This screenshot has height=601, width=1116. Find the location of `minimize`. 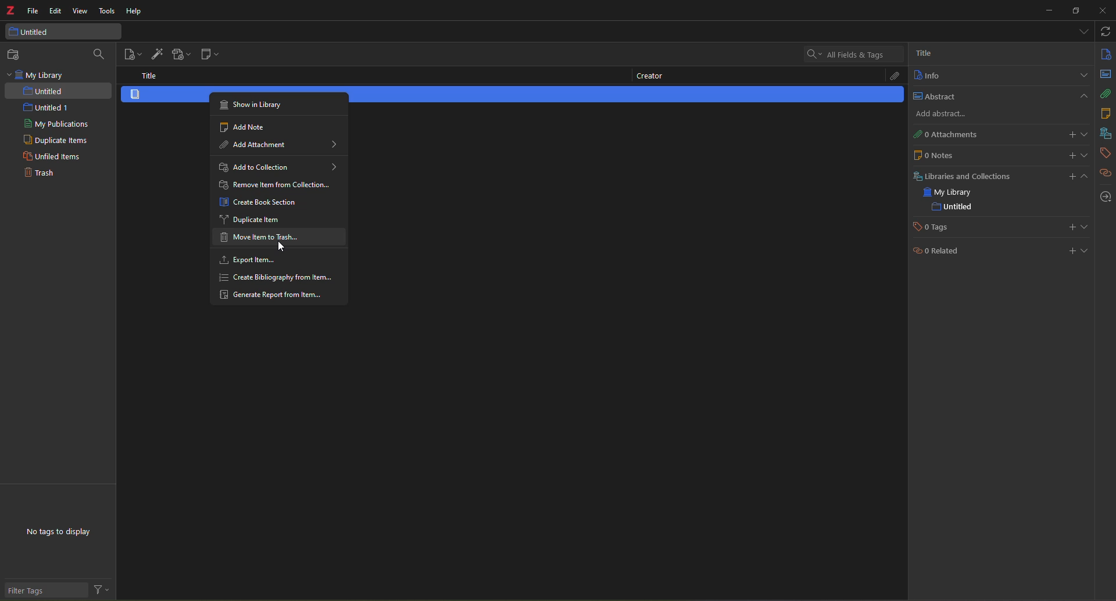

minimize is located at coordinates (1046, 10).